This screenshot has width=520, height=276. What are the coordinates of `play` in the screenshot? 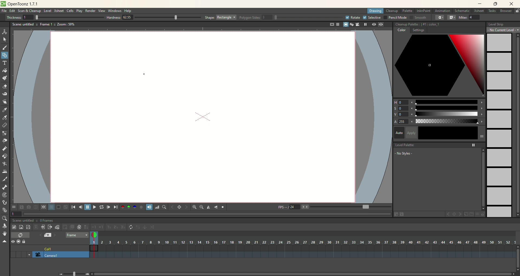 It's located at (94, 207).